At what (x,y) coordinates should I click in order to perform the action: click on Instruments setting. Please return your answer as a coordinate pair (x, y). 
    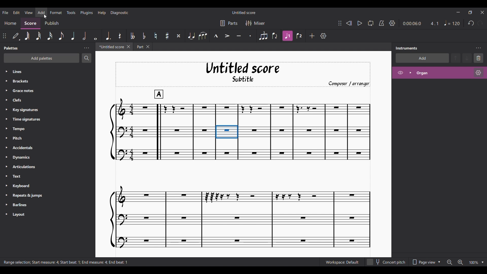
    Looking at the image, I should click on (478, 48).